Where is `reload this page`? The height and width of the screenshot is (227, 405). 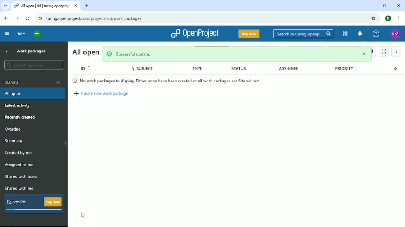
reload this page is located at coordinates (28, 18).